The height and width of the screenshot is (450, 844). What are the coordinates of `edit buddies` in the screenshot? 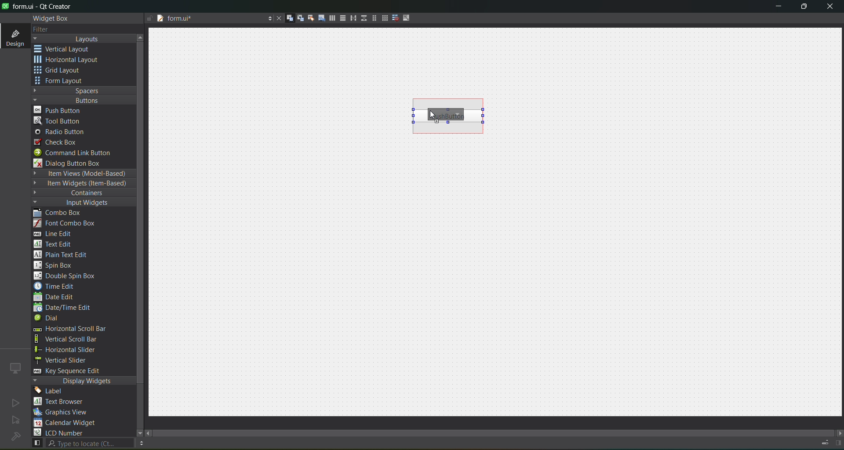 It's located at (308, 18).